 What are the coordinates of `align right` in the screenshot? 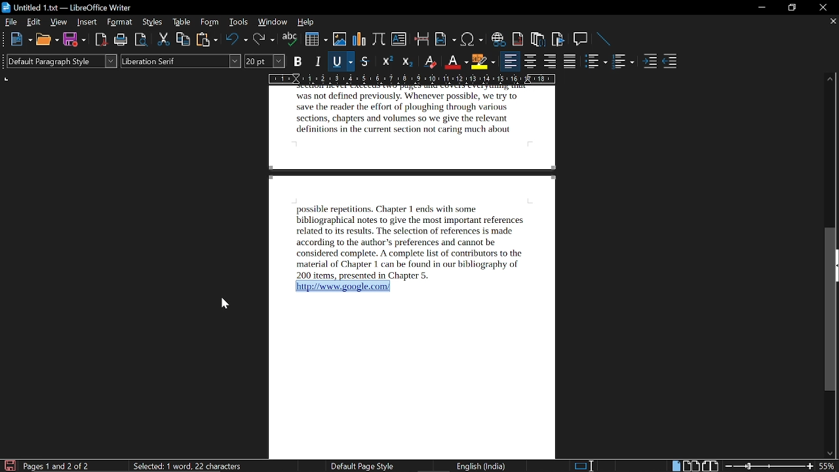 It's located at (550, 62).